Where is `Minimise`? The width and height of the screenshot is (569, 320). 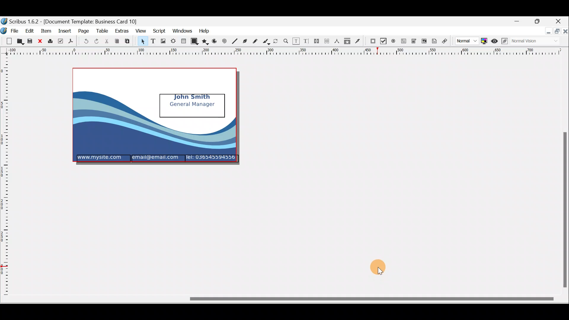 Minimise is located at coordinates (519, 23).